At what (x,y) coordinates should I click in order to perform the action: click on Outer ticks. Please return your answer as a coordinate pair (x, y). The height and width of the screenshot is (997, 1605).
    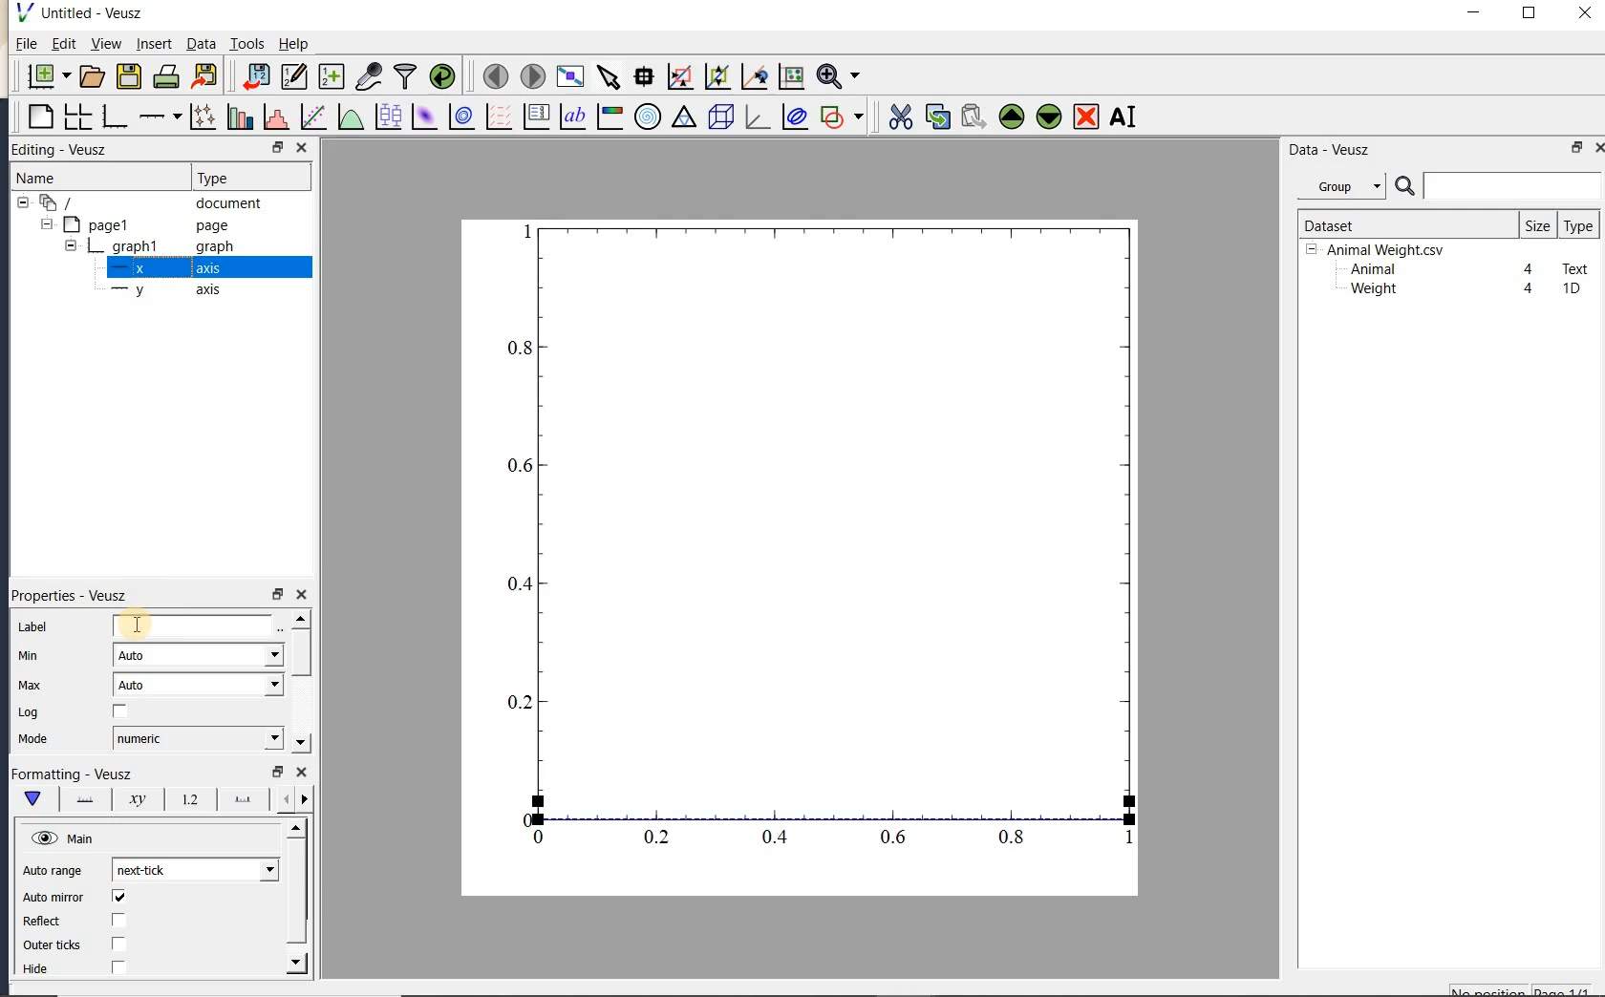
    Looking at the image, I should click on (54, 944).